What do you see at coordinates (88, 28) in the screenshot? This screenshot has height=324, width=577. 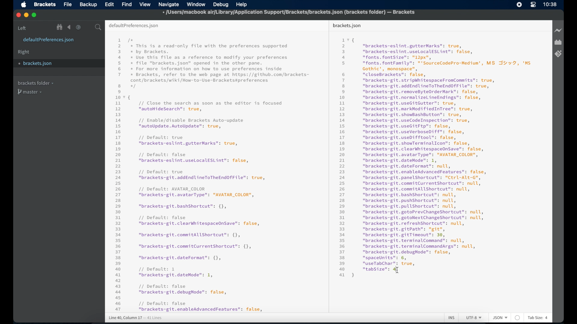 I see `split the editor vertical or horizontal` at bounding box center [88, 28].